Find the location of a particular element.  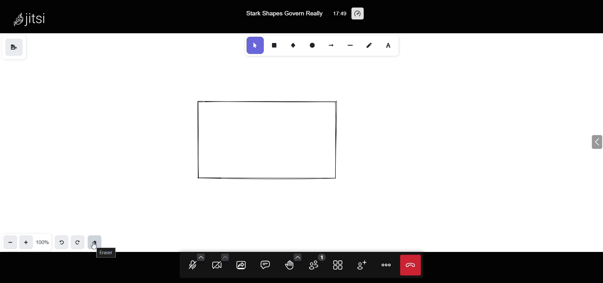

performance setting is located at coordinates (363, 14).